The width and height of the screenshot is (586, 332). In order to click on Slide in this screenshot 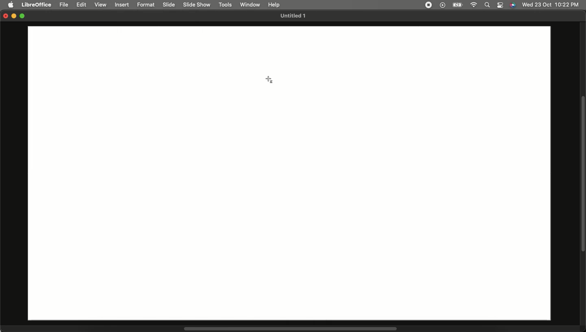, I will do `click(170, 5)`.